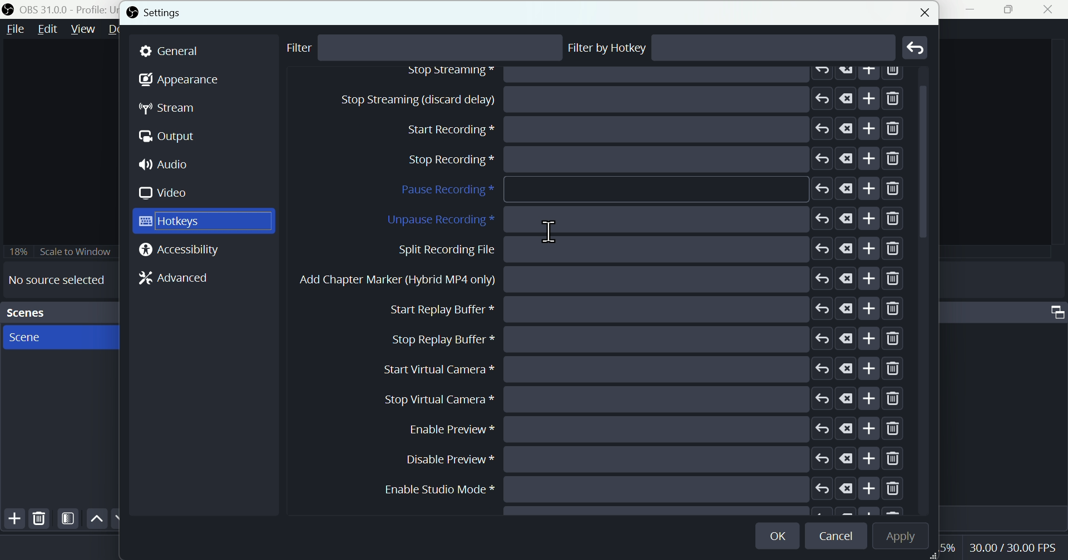 The width and height of the screenshot is (1068, 560). I want to click on Accessibility, so click(182, 251).